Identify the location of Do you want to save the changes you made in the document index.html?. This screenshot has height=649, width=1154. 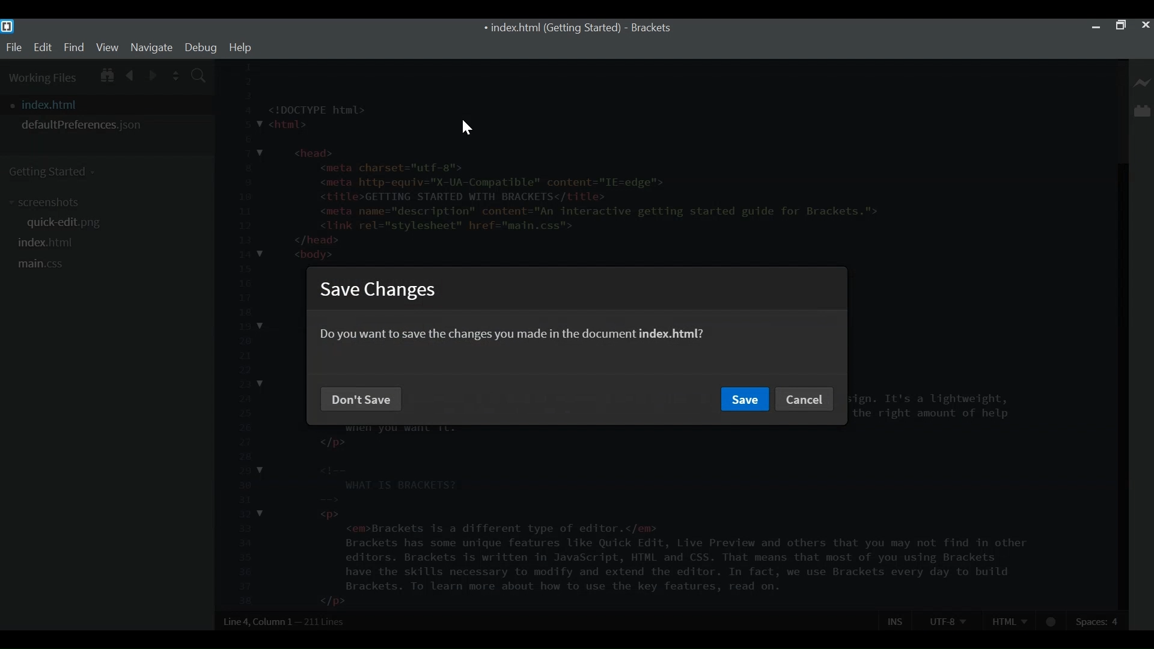
(514, 333).